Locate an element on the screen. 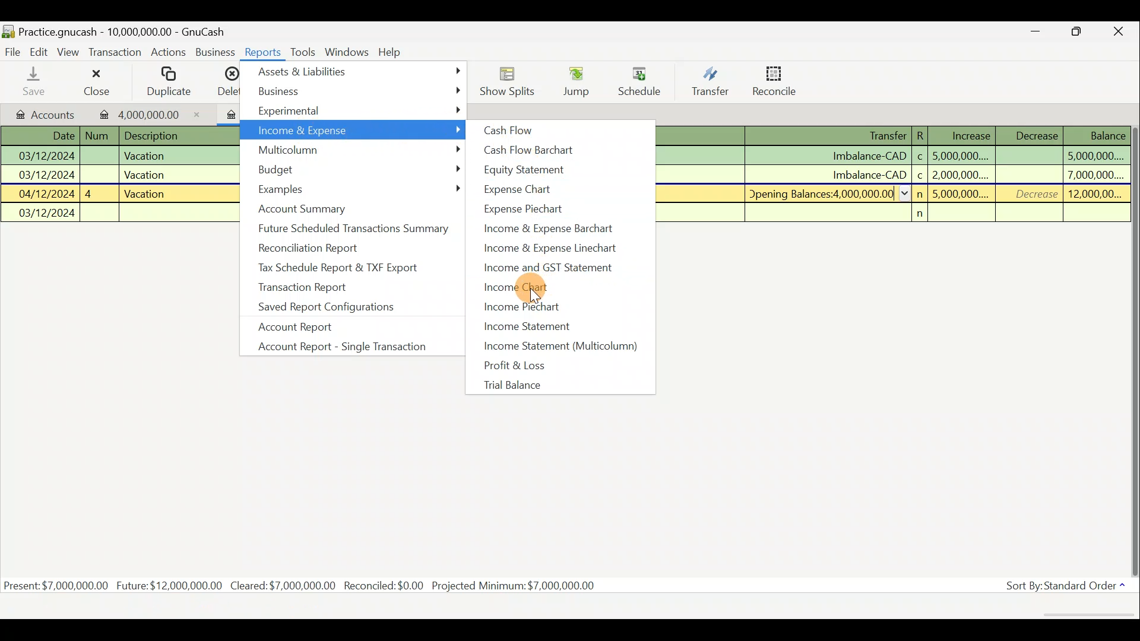 This screenshot has height=641, width=1140. Actions is located at coordinates (169, 52).